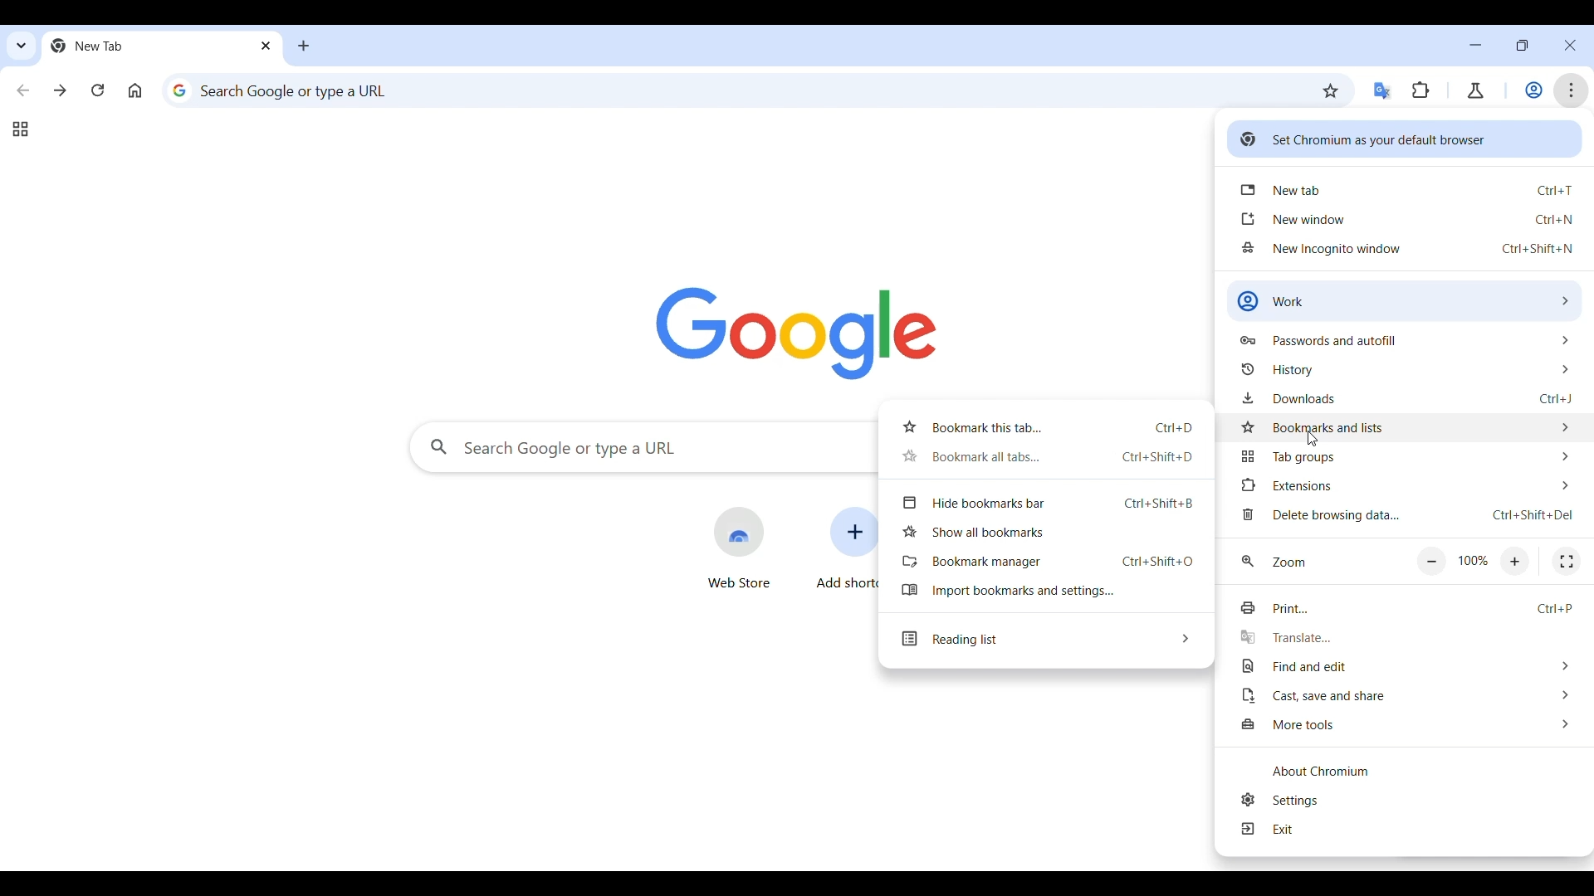 The height and width of the screenshot is (896, 1594). I want to click on Reading list, so click(1045, 640).